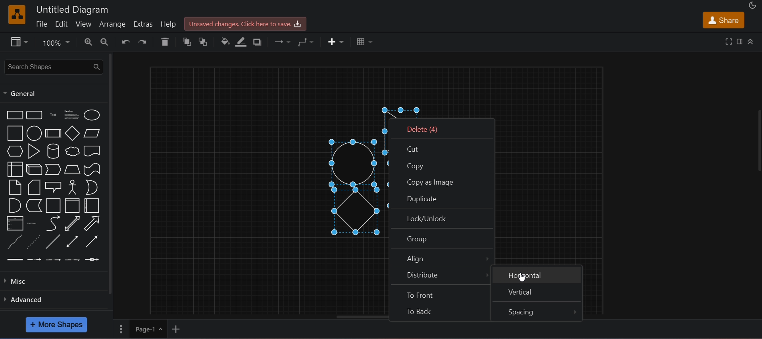 This screenshot has width=762, height=339. I want to click on list, so click(14, 223).